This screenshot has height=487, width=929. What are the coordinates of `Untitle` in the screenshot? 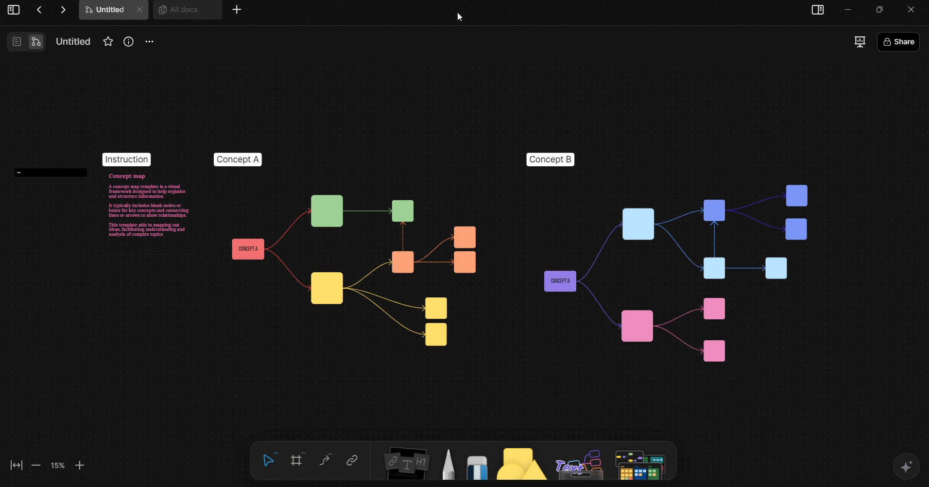 It's located at (114, 12).